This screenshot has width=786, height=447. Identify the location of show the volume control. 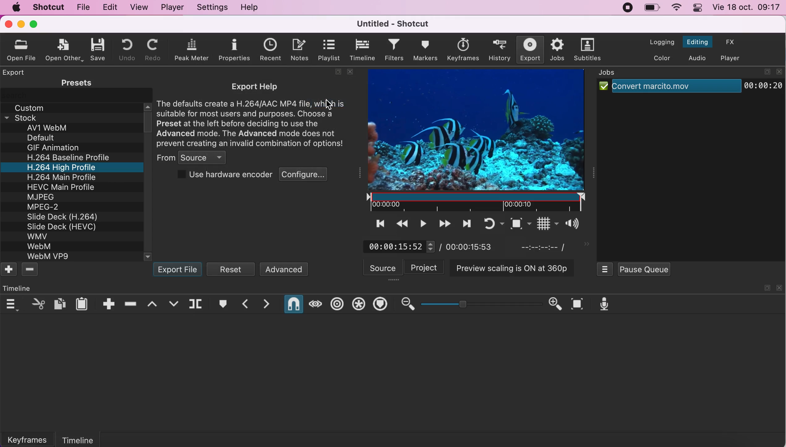
(570, 225).